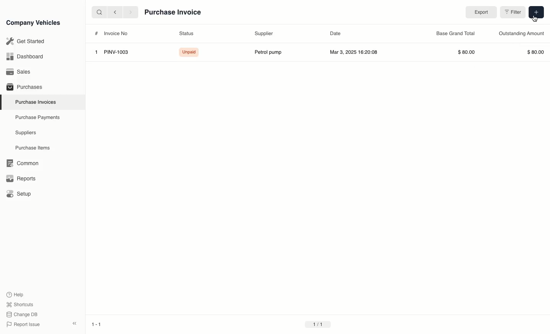 The height and width of the screenshot is (334, 550). Describe the element at coordinates (33, 22) in the screenshot. I see `Company Vehicles` at that location.